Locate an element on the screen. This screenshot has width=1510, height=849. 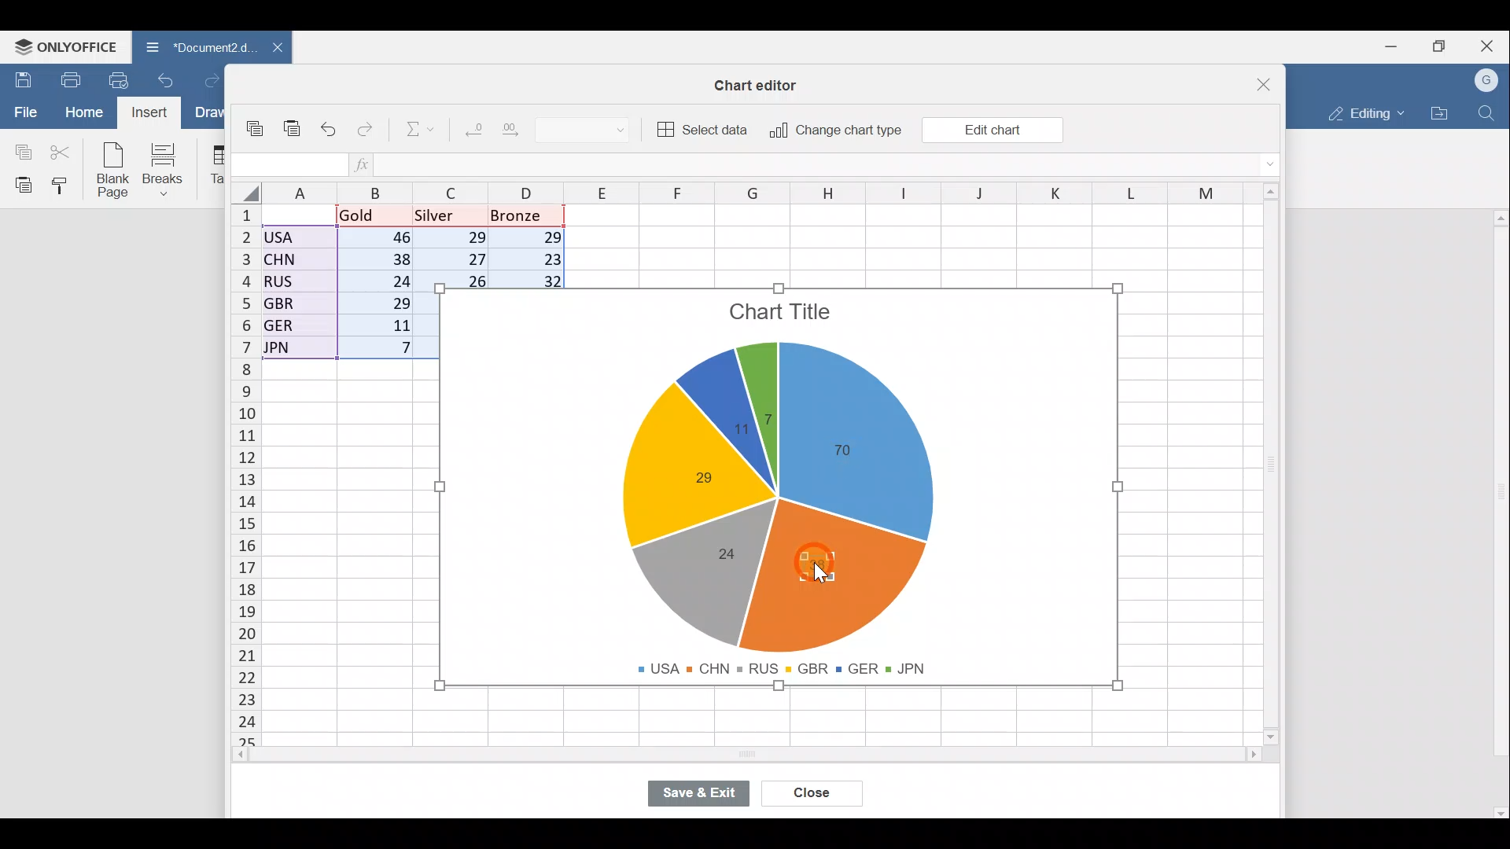
Close document is located at coordinates (274, 49).